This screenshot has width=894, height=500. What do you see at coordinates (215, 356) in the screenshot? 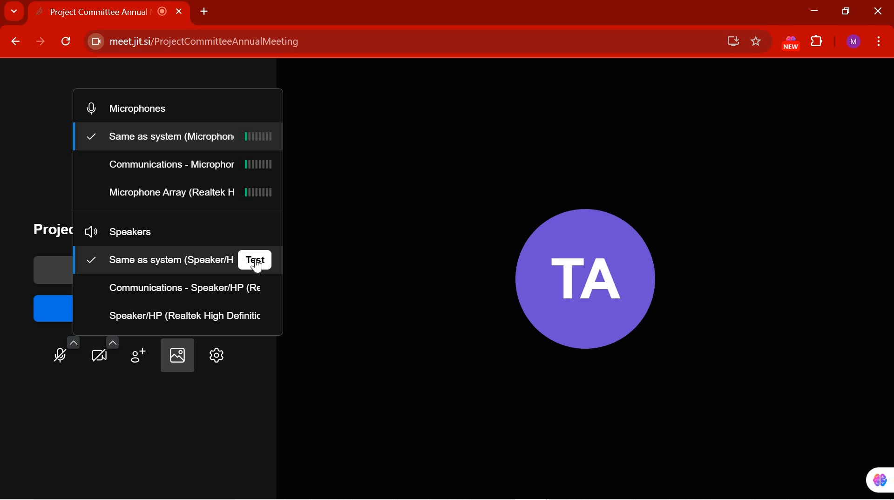
I see `settings` at bounding box center [215, 356].